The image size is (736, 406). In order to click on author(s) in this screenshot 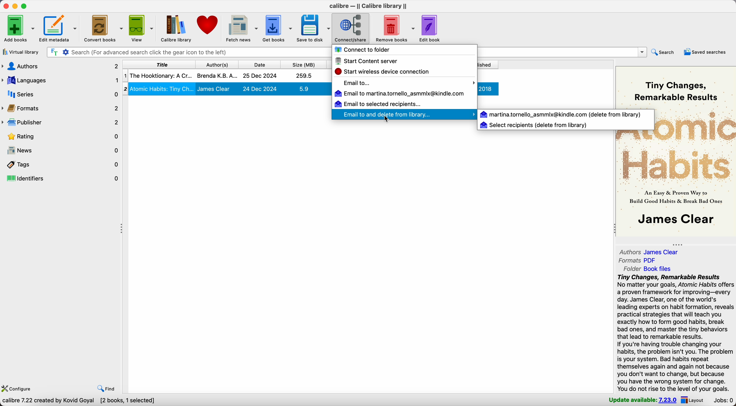, I will do `click(216, 64)`.